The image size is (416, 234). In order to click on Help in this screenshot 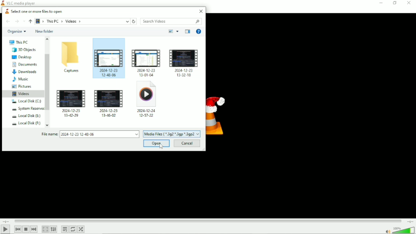, I will do `click(198, 32)`.